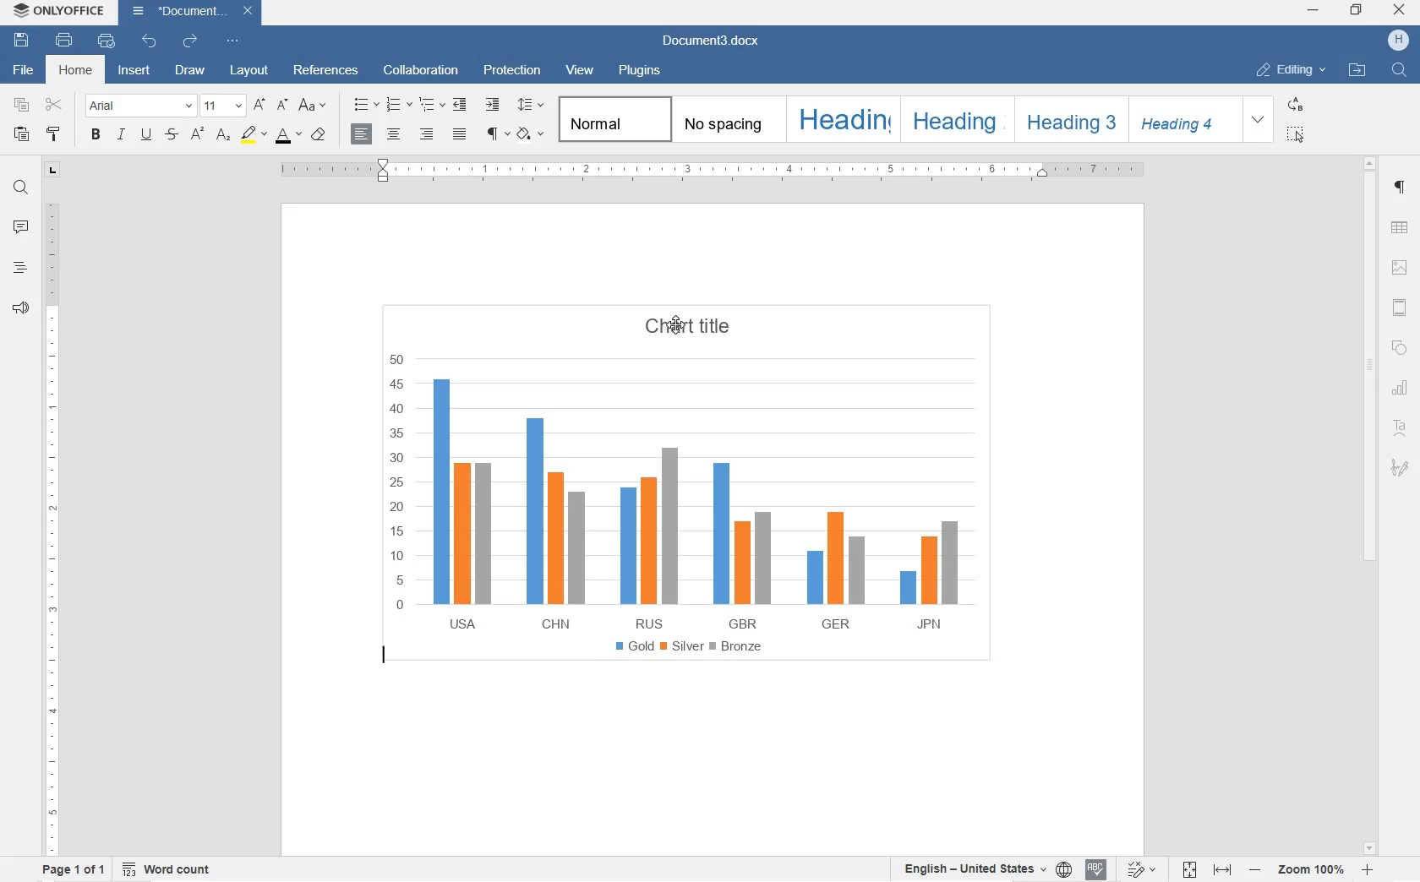  Describe the element at coordinates (510, 70) in the screenshot. I see `PROTECTION` at that location.